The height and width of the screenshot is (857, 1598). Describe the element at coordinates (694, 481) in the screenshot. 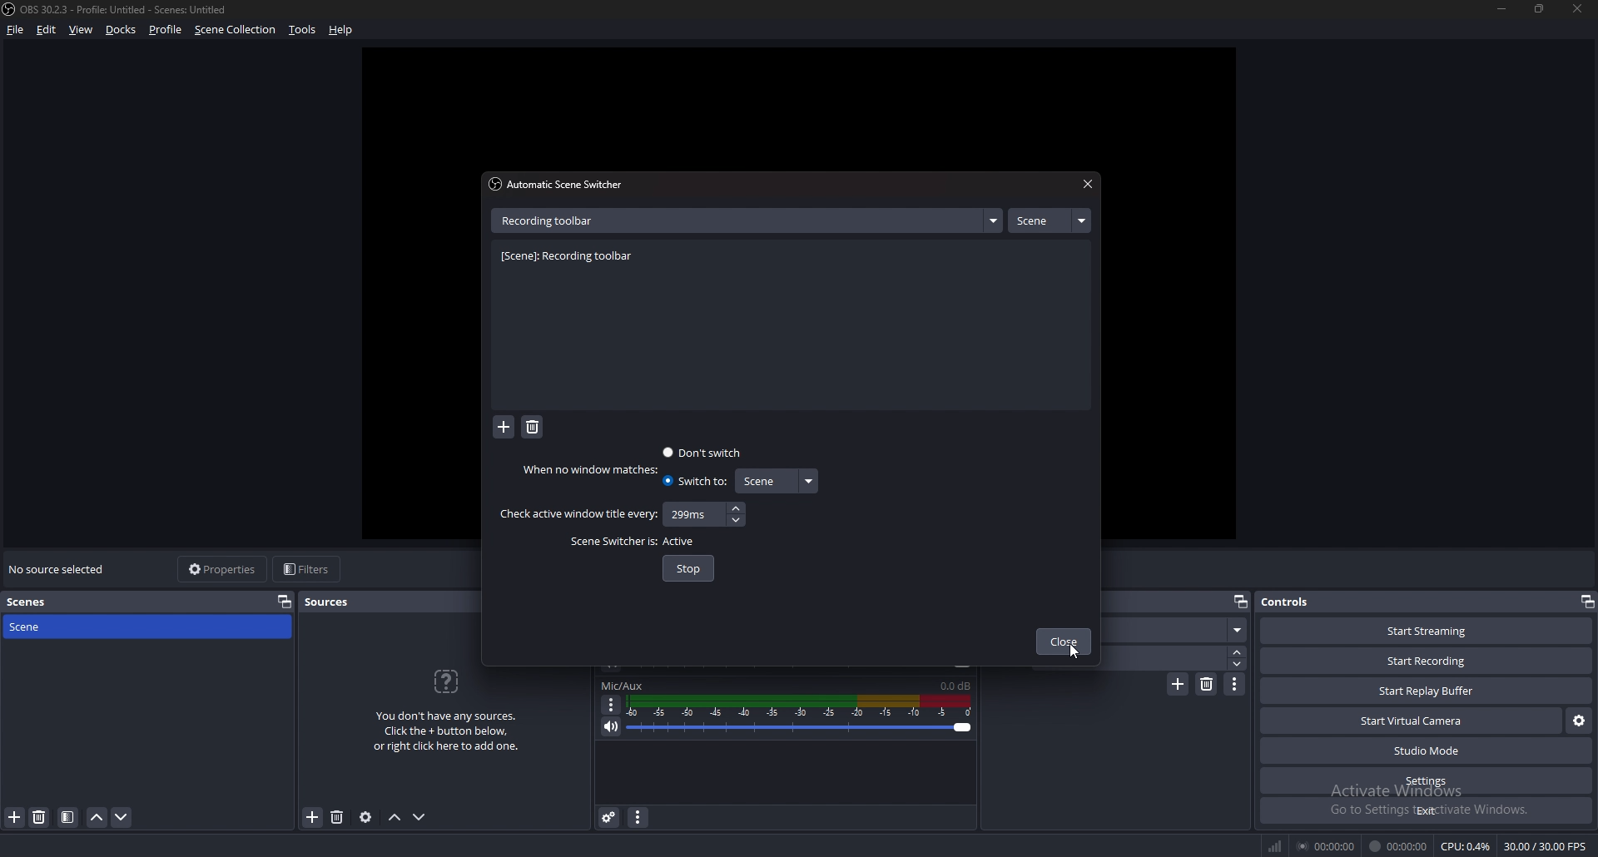

I see `switch to` at that location.